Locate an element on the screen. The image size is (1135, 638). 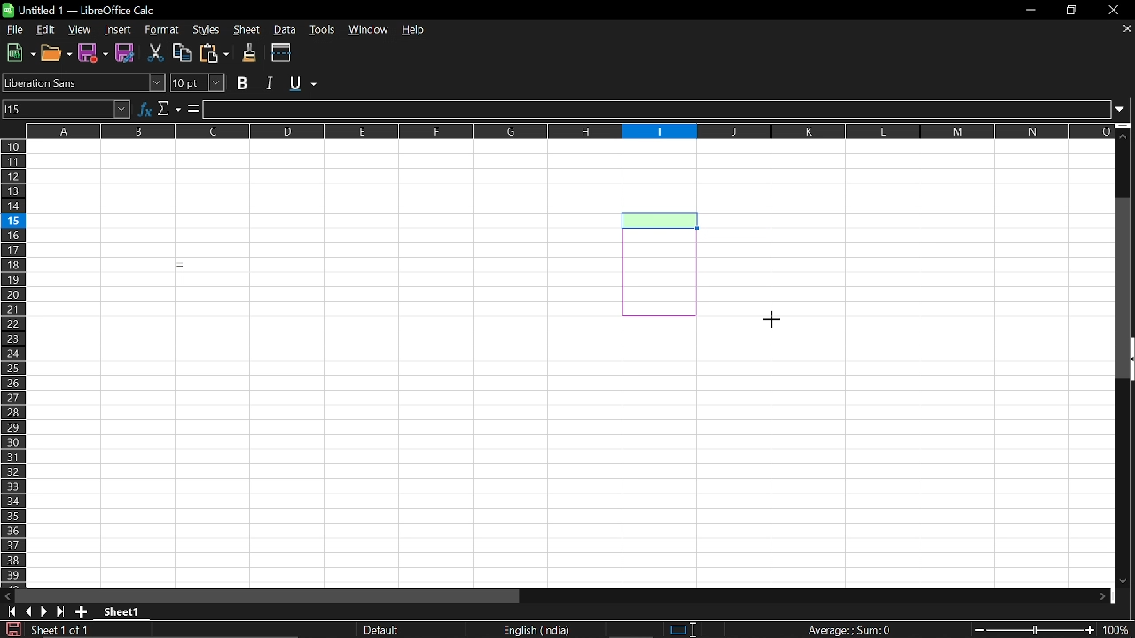
Insert is located at coordinates (119, 29).